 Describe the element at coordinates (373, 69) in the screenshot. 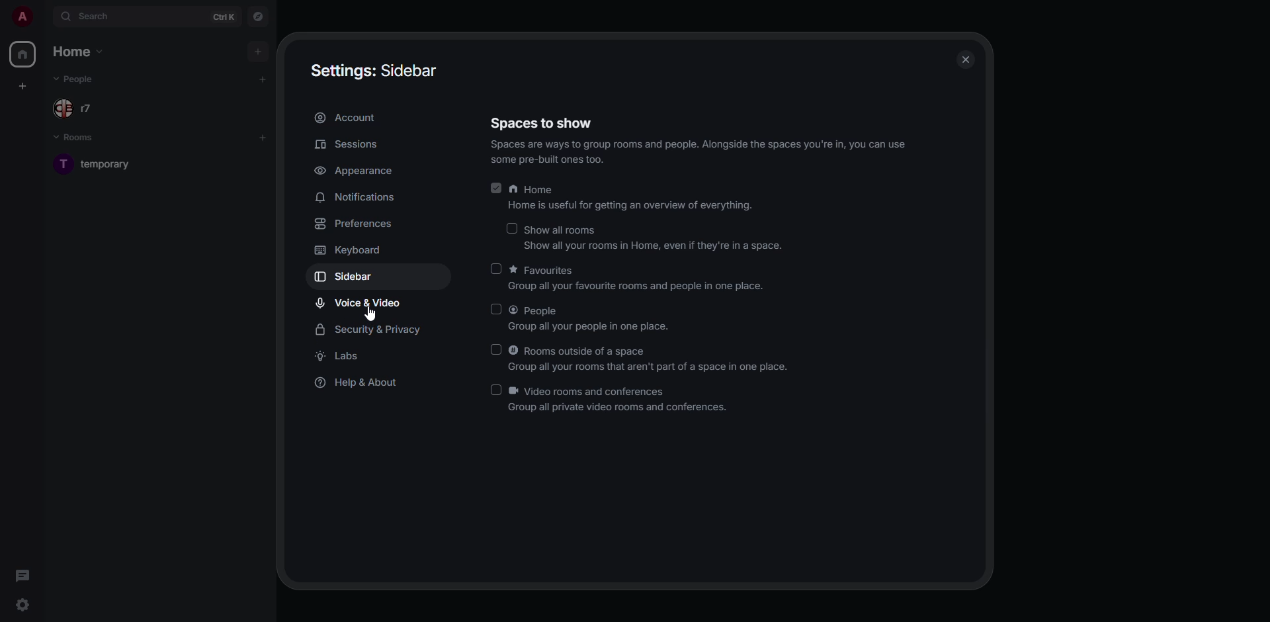

I see `settings sidebar` at that location.